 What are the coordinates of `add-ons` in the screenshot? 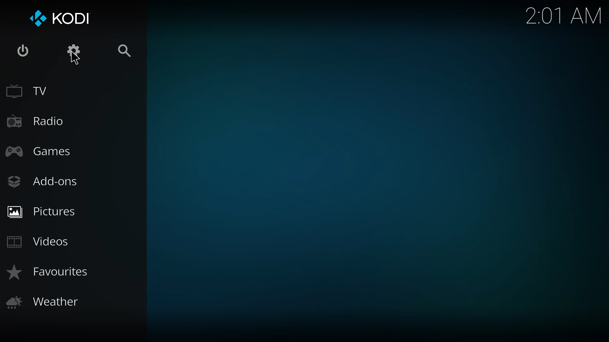 It's located at (46, 180).